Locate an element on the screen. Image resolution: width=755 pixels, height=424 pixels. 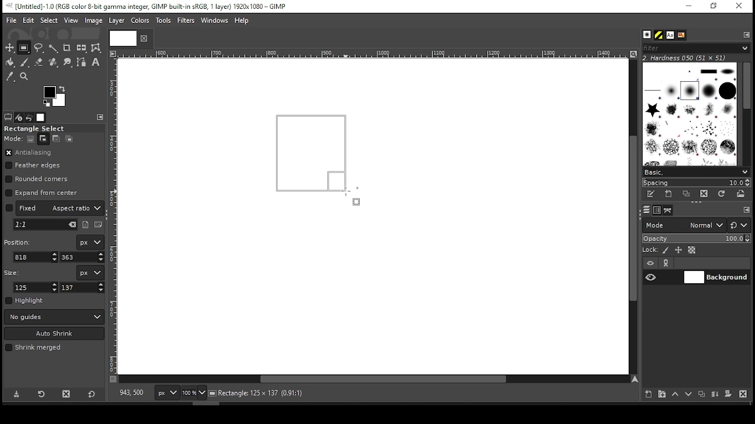
guides is located at coordinates (54, 317).